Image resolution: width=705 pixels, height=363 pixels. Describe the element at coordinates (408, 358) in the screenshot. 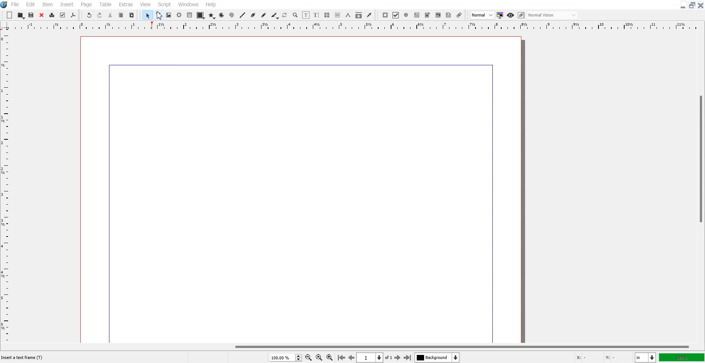

I see `Go to Last Page` at that location.